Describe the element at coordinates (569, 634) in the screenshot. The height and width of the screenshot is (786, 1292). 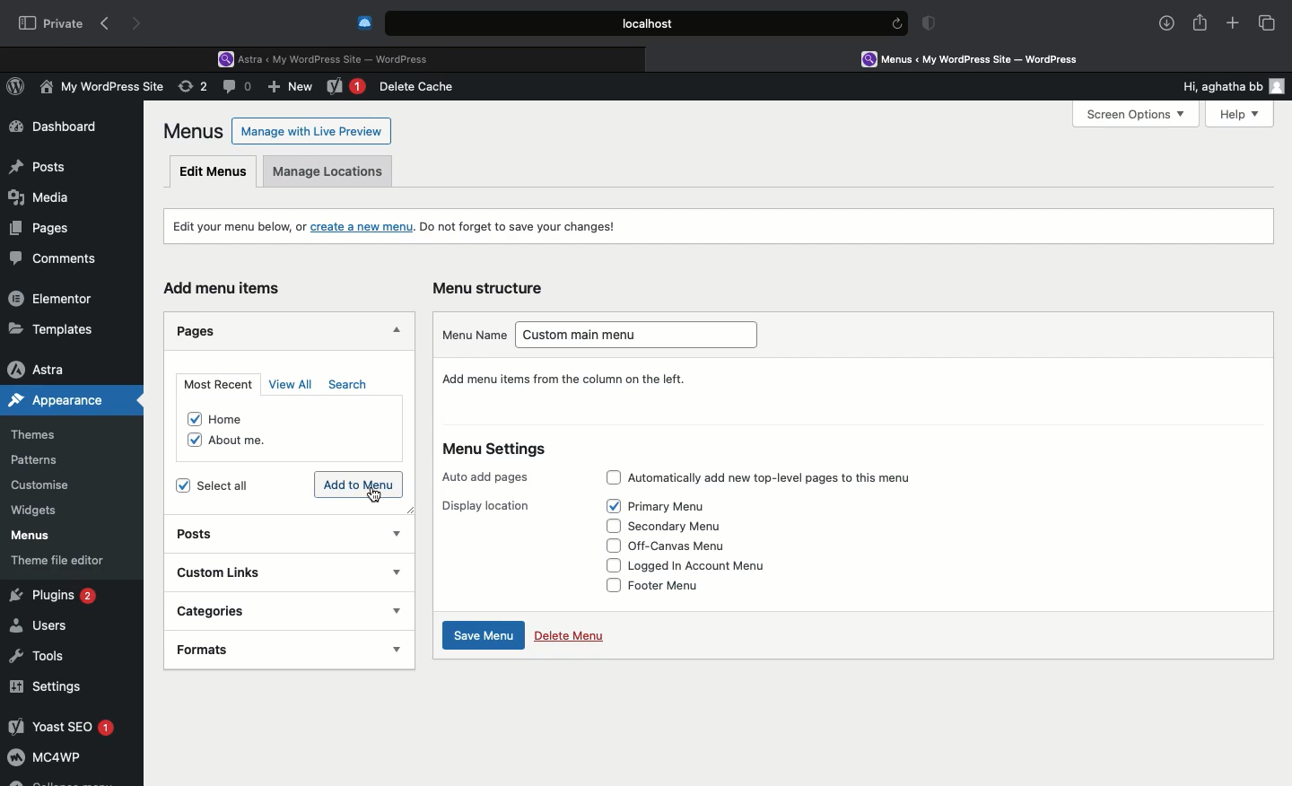
I see `Delete menu` at that location.